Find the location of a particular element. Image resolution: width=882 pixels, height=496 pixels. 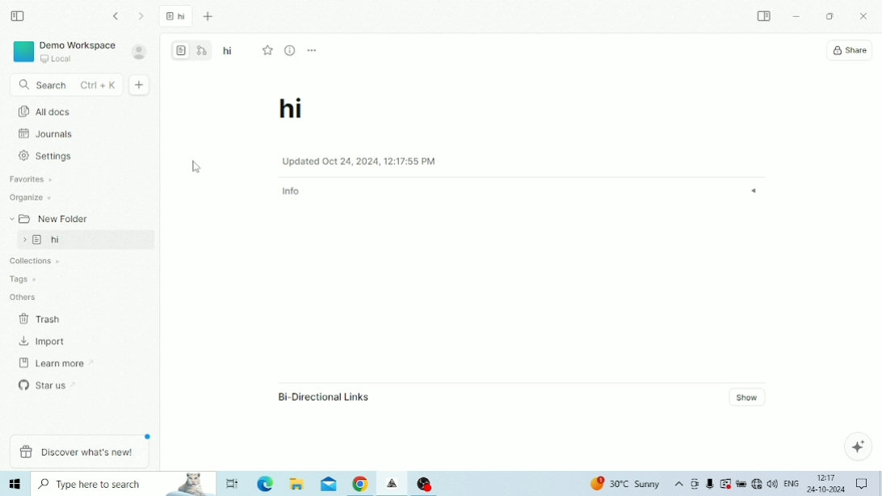

hi is located at coordinates (292, 111).